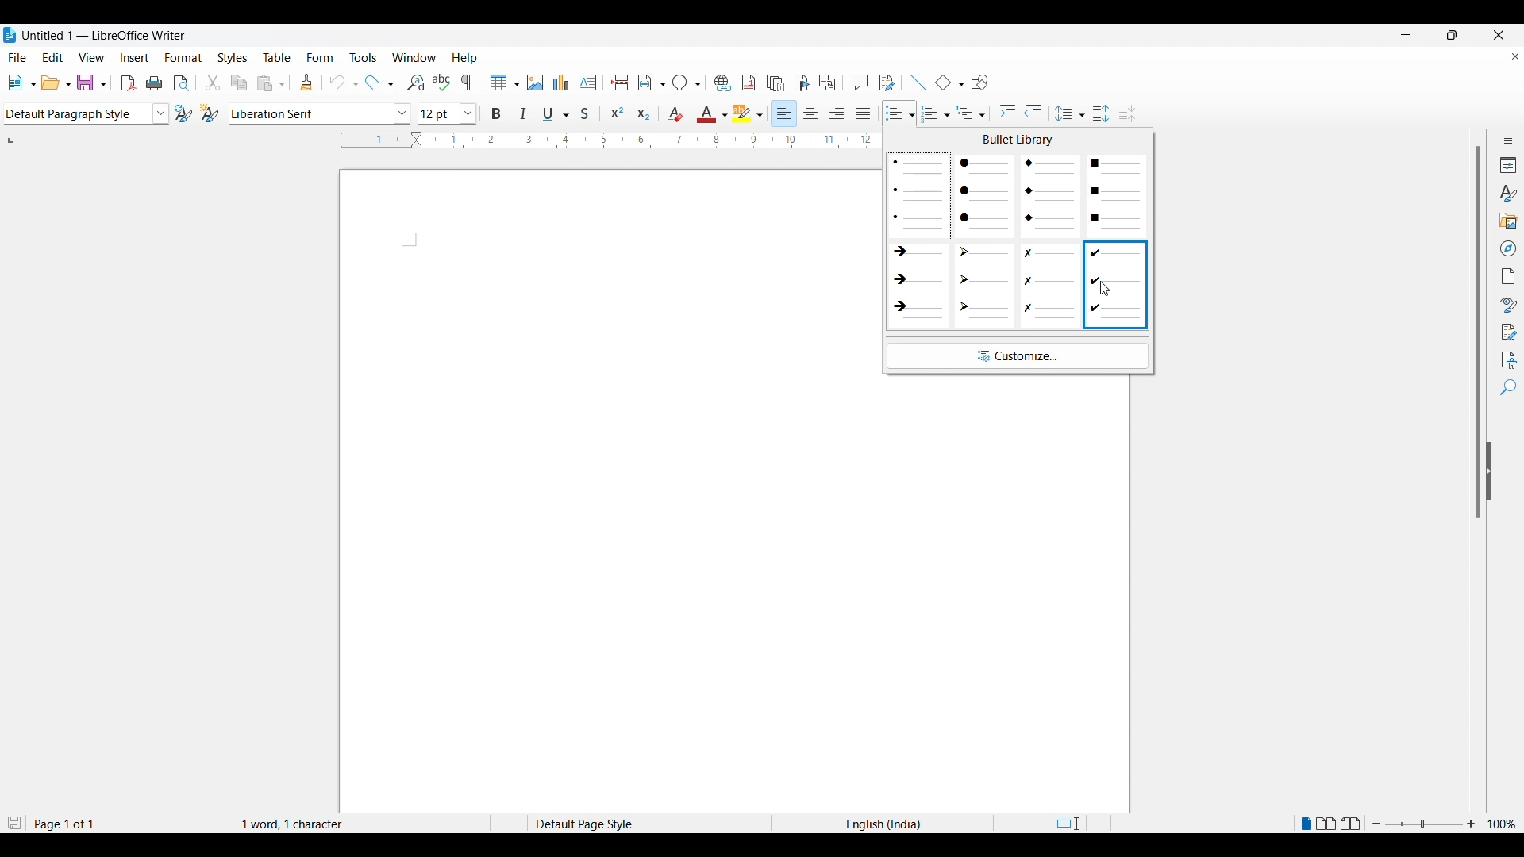  I want to click on export, so click(129, 83).